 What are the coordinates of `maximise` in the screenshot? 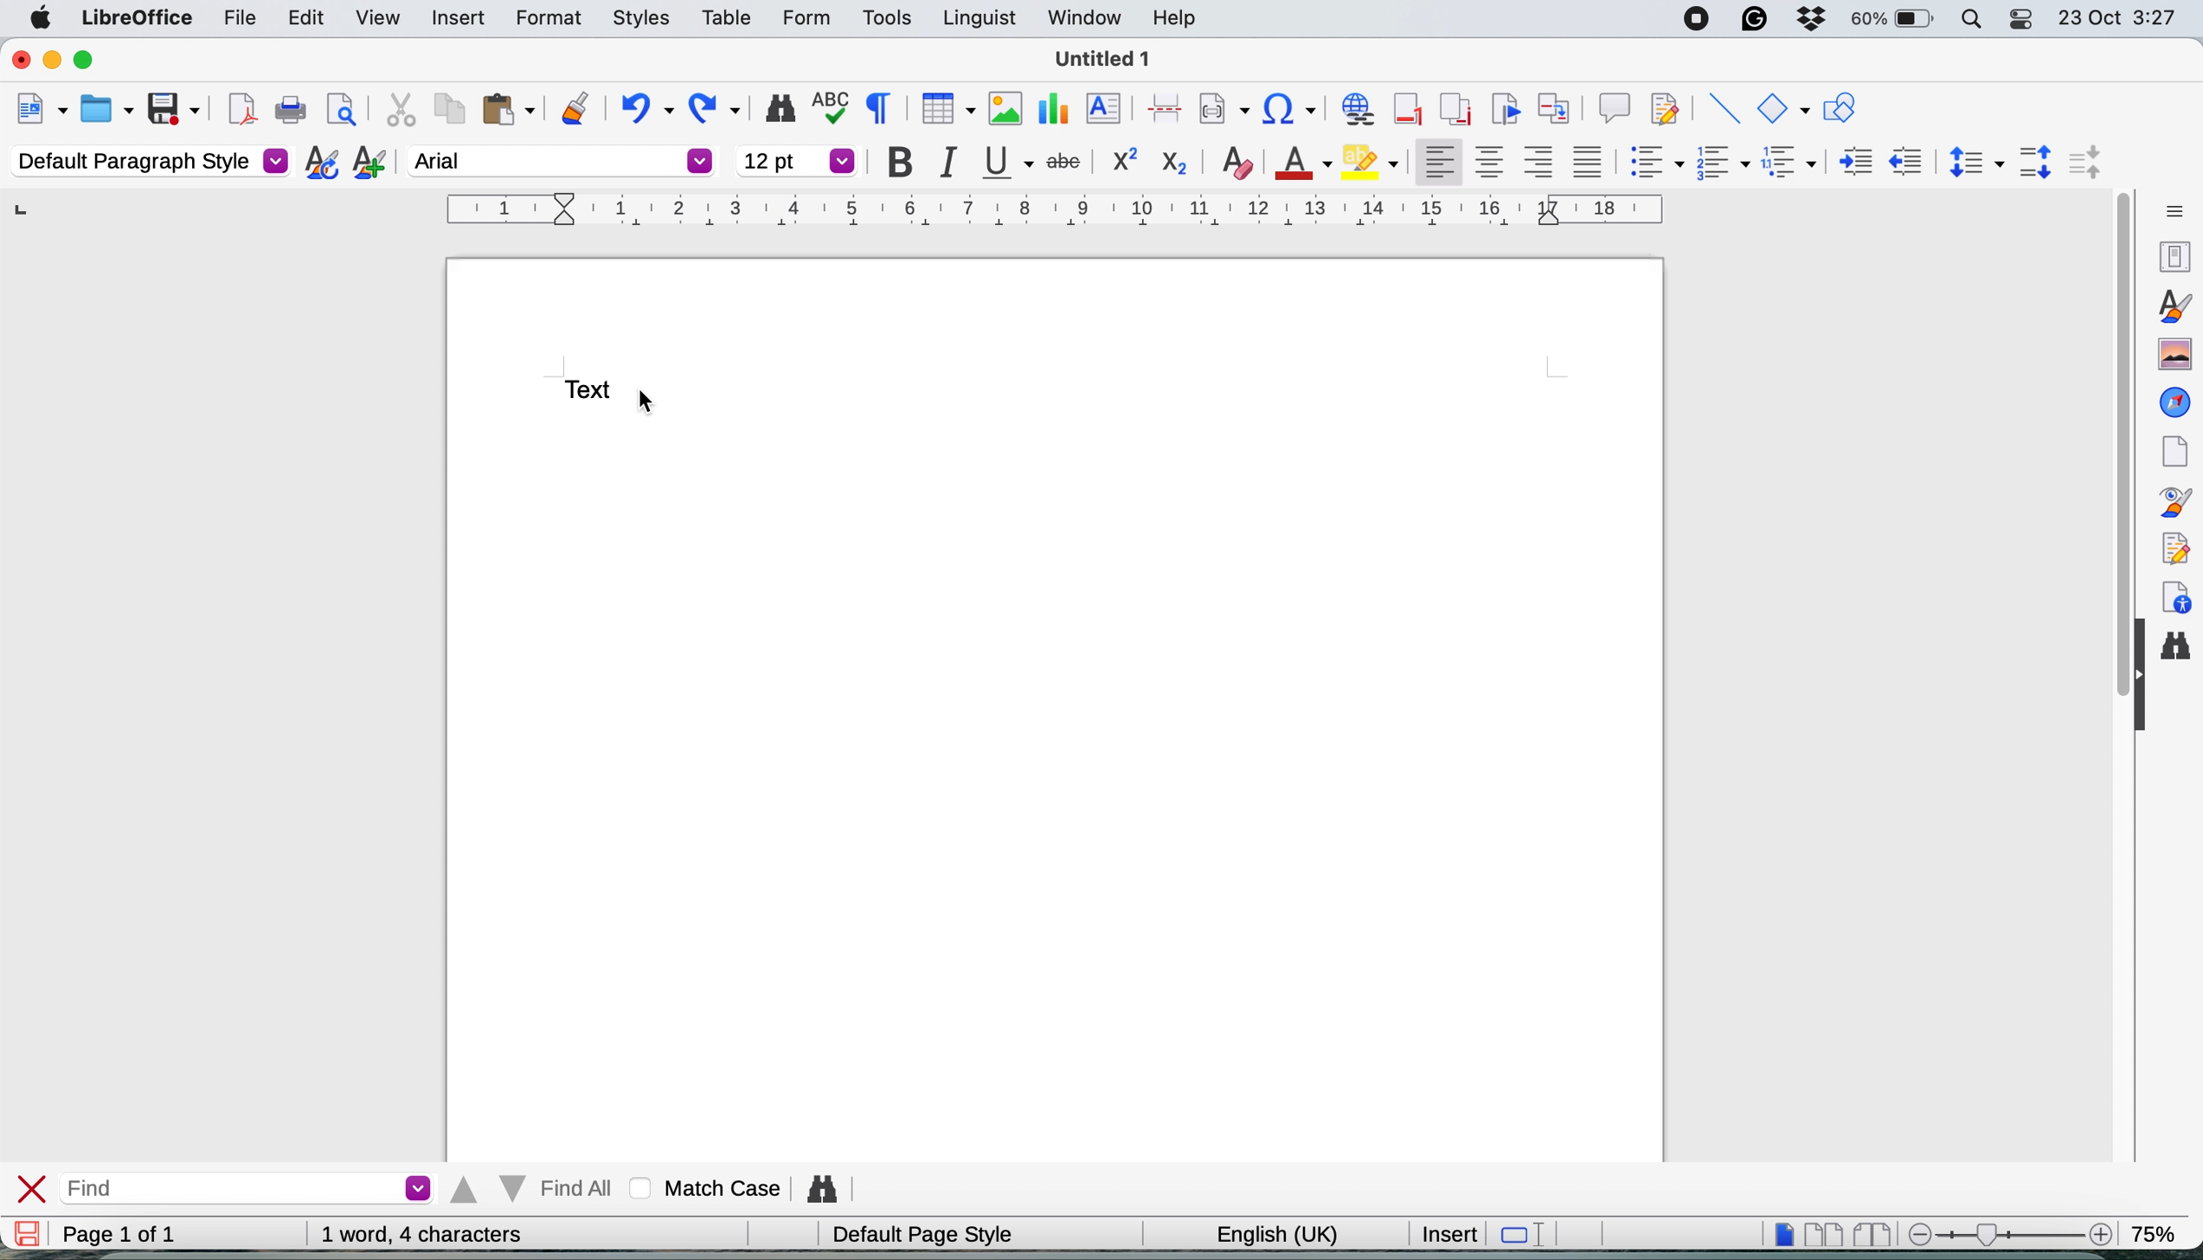 It's located at (93, 62).